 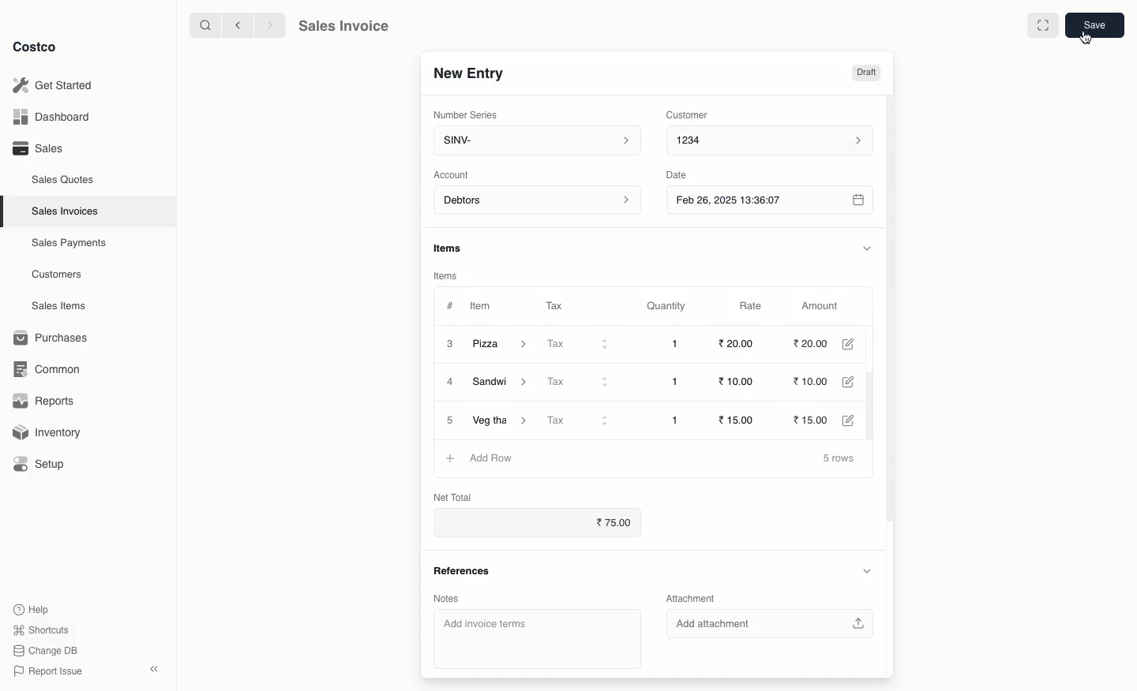 I want to click on Edit, so click(x=857, y=383).